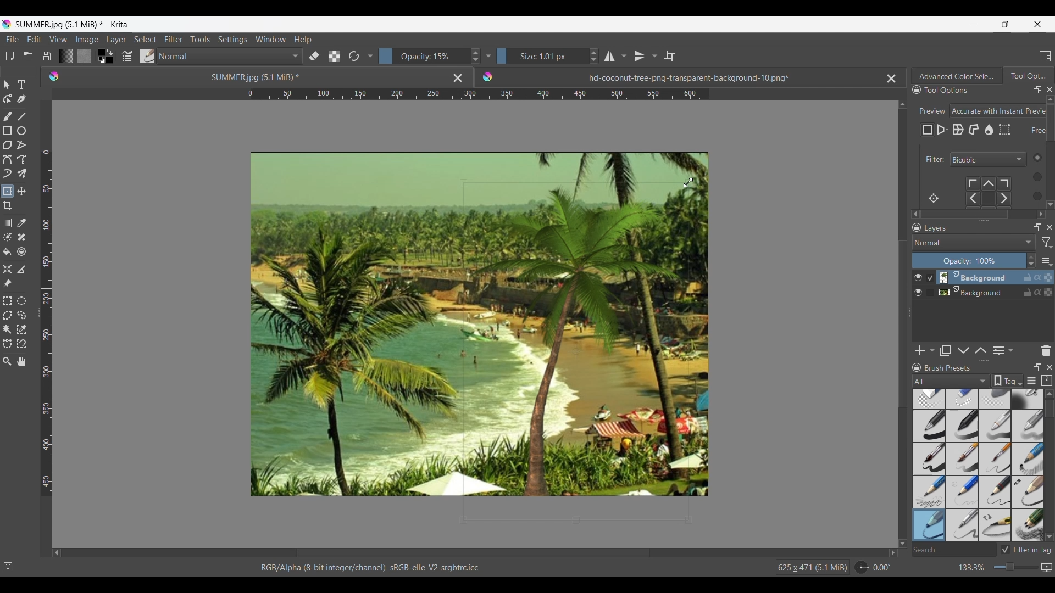  I want to click on Search brush manually, so click(953, 550).